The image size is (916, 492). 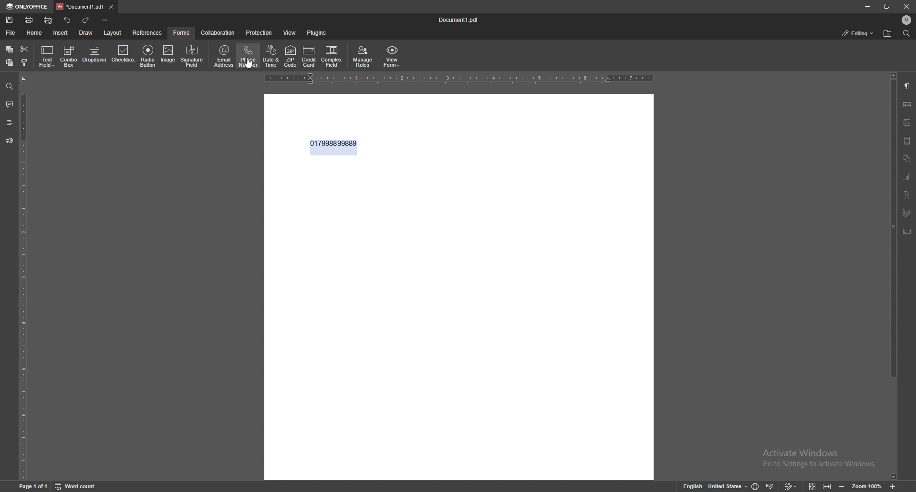 What do you see at coordinates (907, 159) in the screenshot?
I see `shapes` at bounding box center [907, 159].